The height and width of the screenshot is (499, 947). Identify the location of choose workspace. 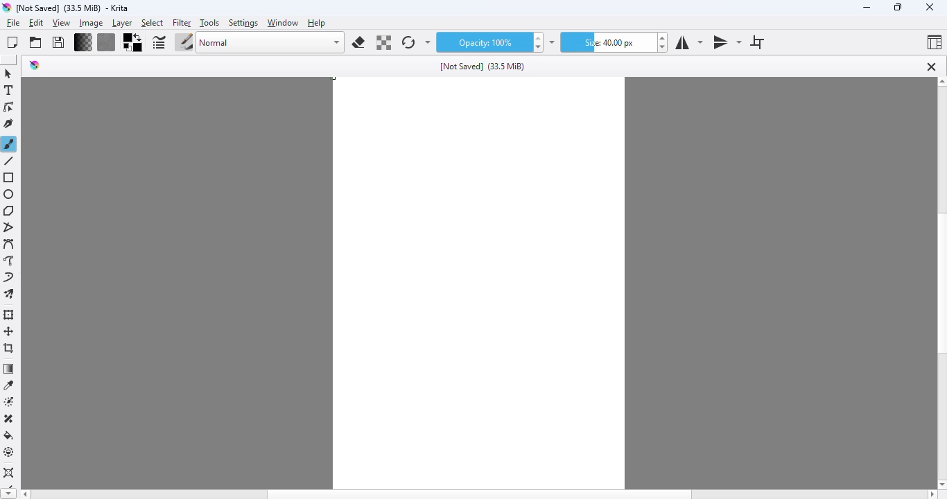
(935, 42).